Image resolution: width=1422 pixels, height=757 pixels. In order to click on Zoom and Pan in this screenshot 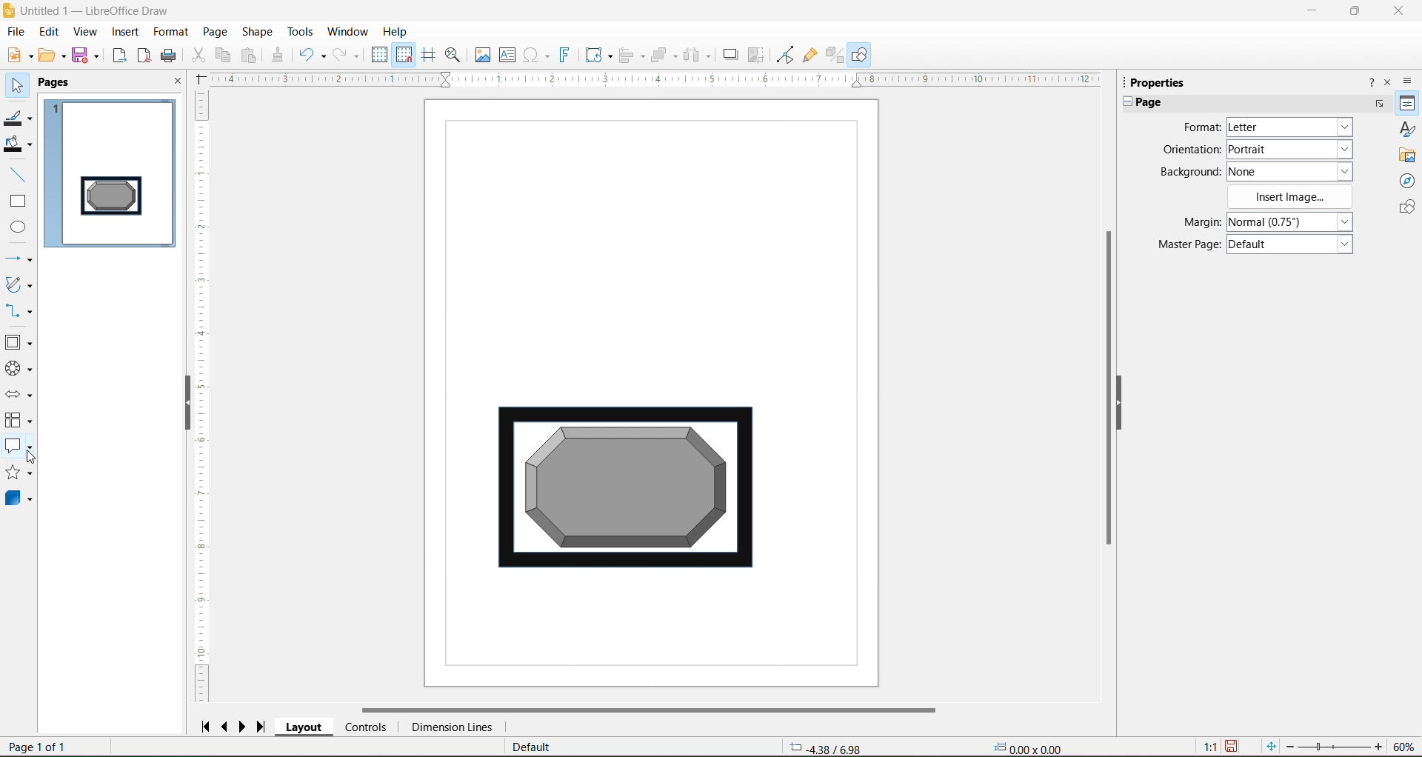, I will do `click(453, 56)`.